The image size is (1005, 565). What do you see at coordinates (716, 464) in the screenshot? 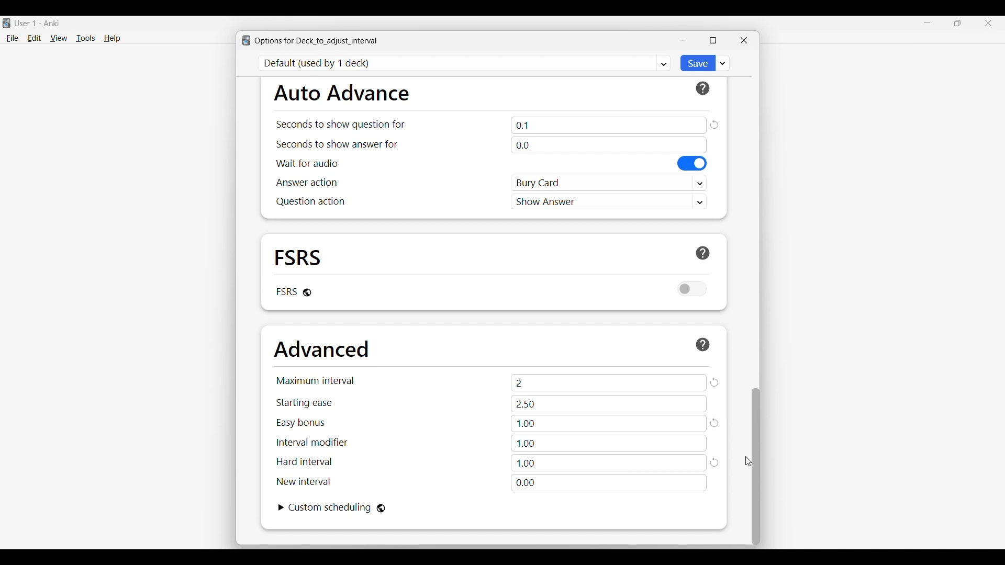
I see `reload` at bounding box center [716, 464].